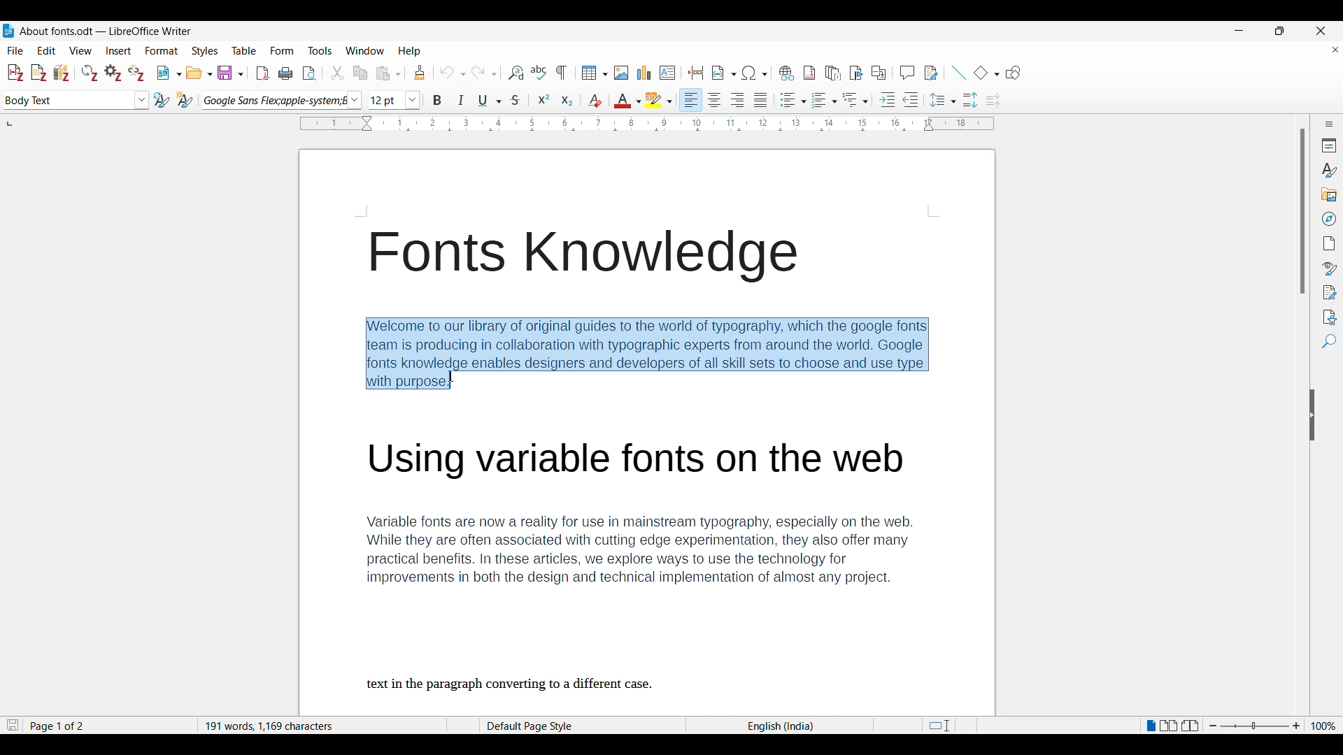 The width and height of the screenshot is (1343, 755). What do you see at coordinates (960, 73) in the screenshot?
I see `Insert line` at bounding box center [960, 73].